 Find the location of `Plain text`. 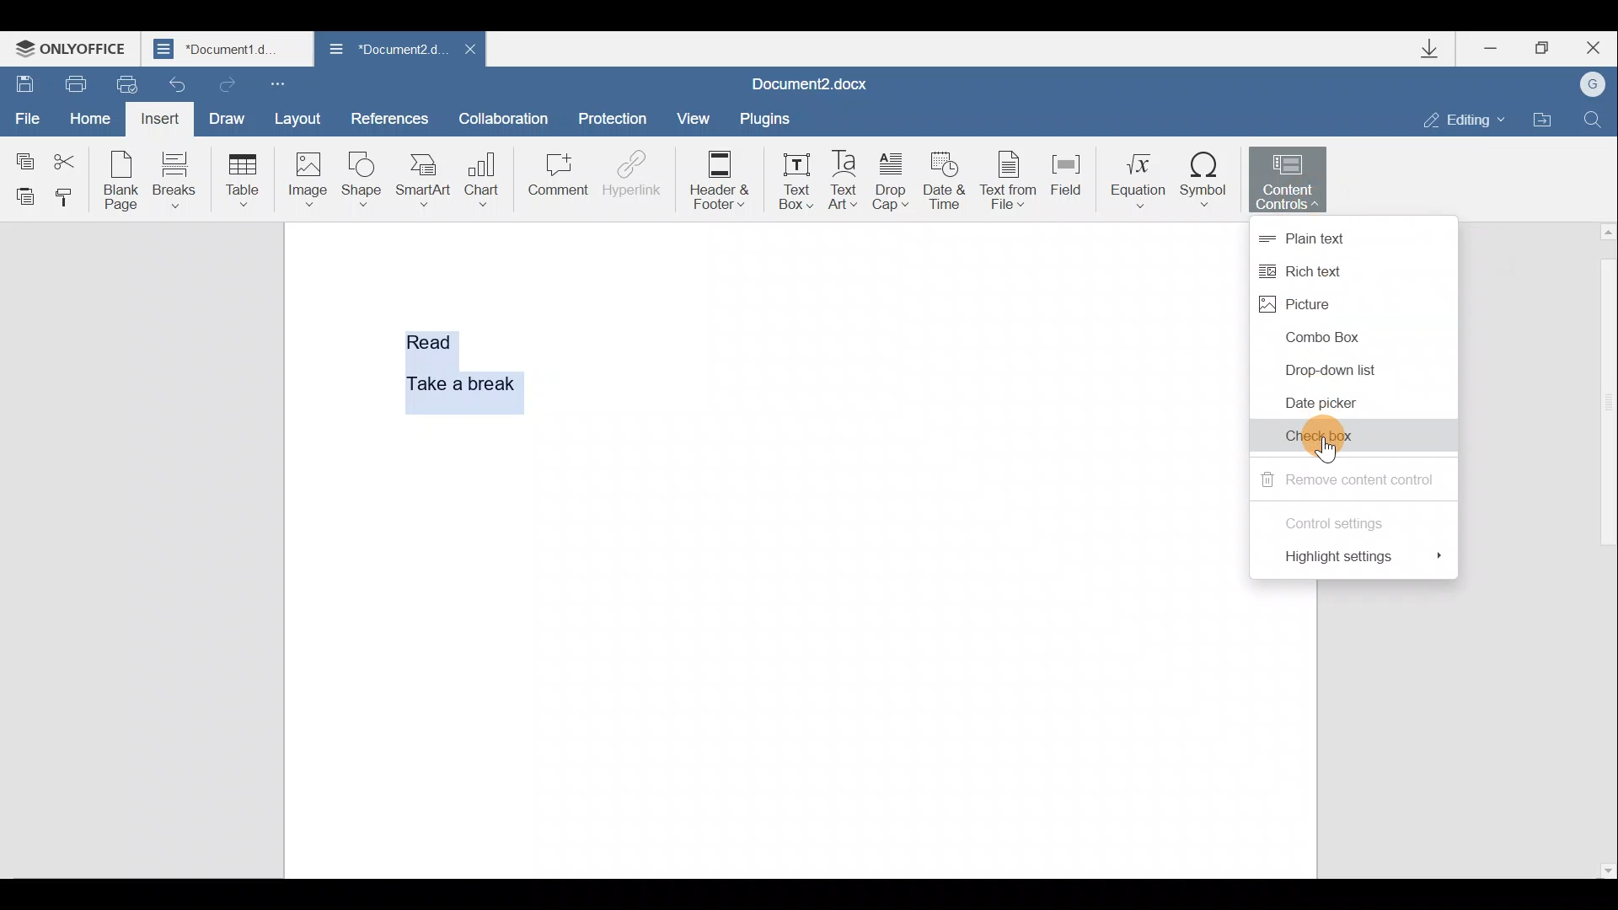

Plain text is located at coordinates (1342, 233).